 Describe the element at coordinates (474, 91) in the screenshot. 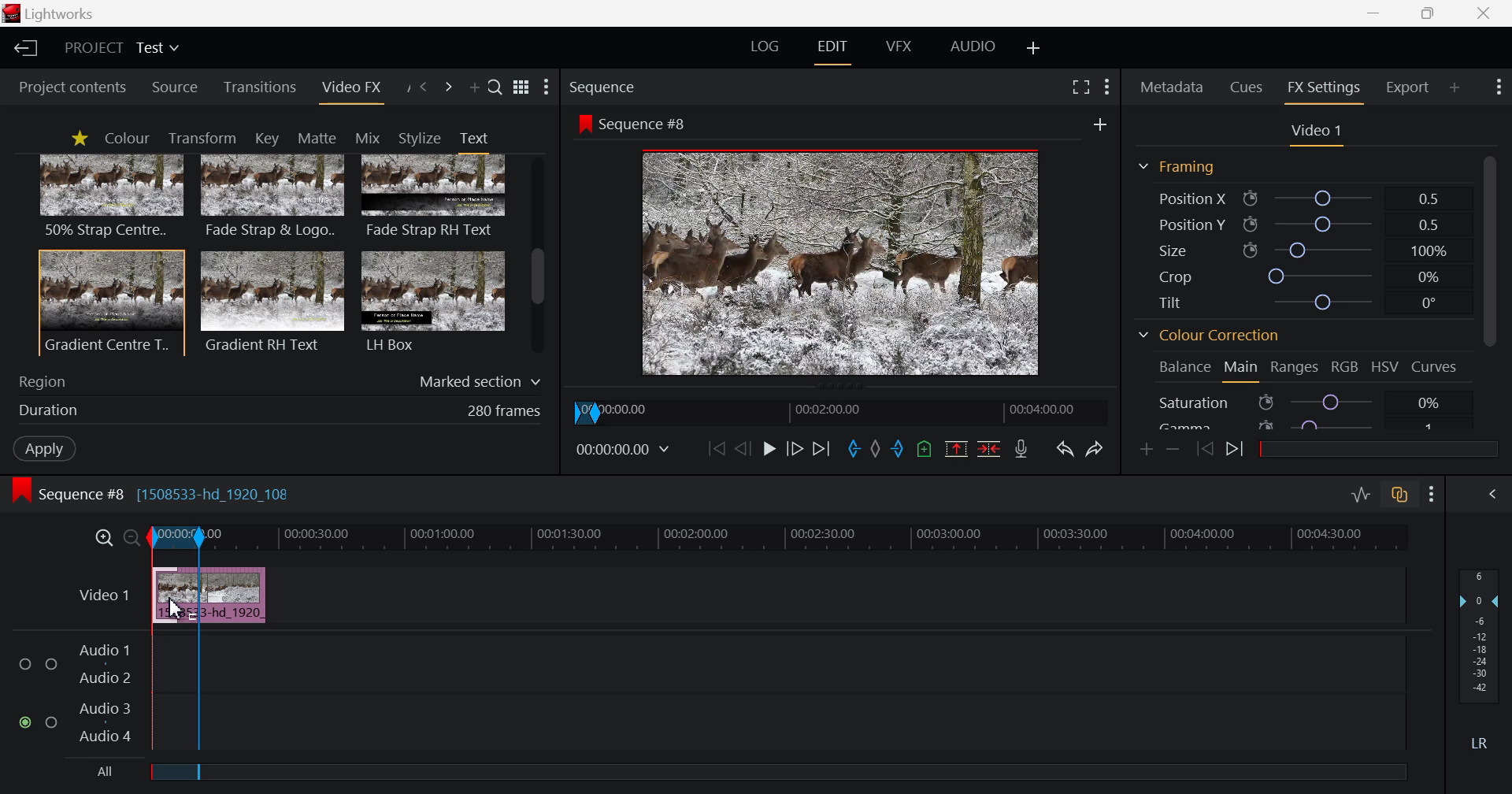

I see `Add Panel` at that location.